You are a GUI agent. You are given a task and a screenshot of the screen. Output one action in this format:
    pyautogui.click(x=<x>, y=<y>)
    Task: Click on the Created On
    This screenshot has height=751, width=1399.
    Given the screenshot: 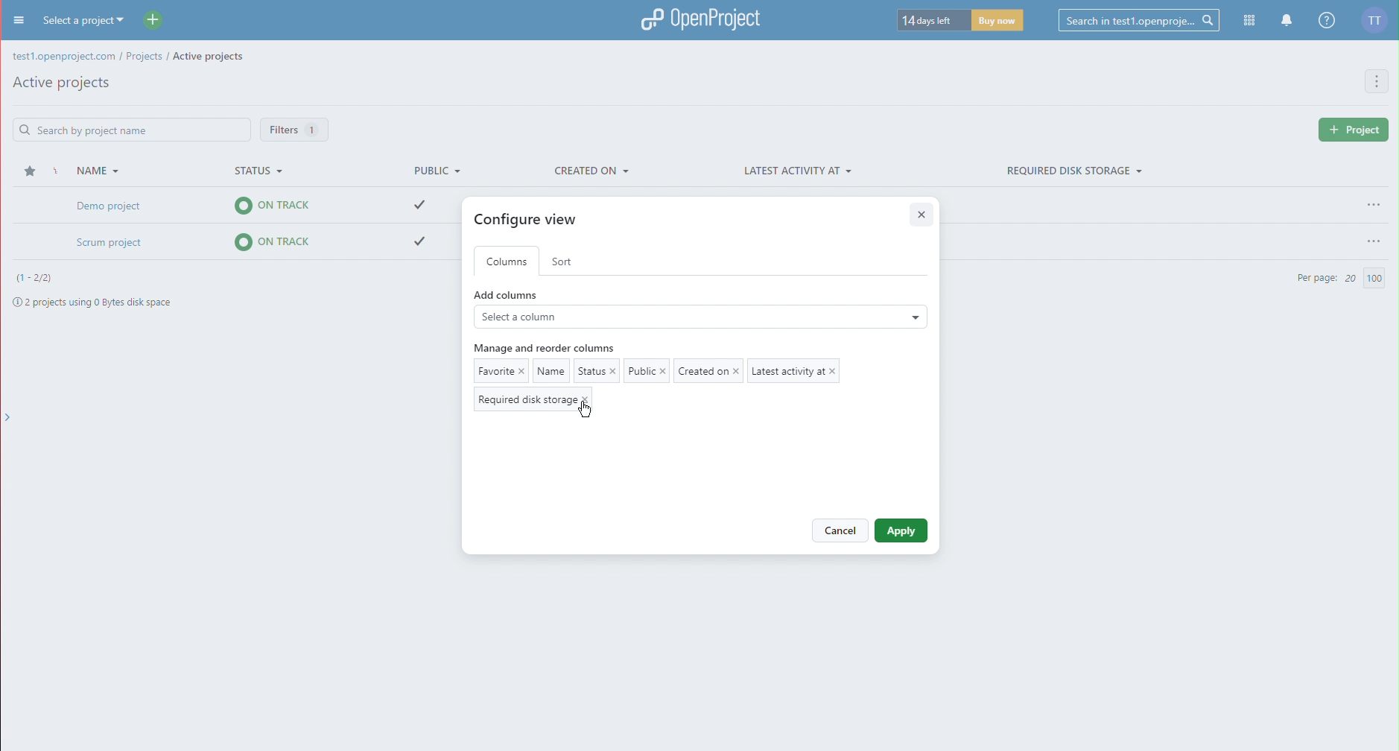 What is the action you would take?
    pyautogui.click(x=591, y=171)
    